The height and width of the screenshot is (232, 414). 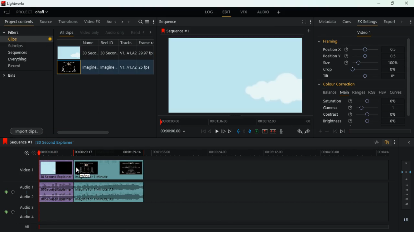 I want to click on subclips, so click(x=27, y=45).